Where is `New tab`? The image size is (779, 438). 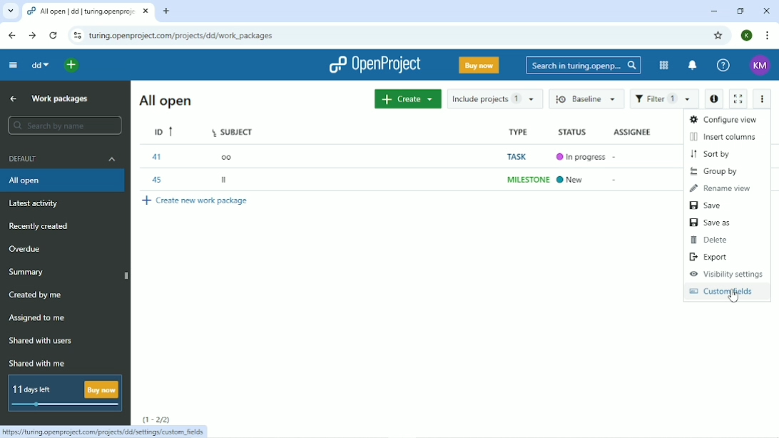
New tab is located at coordinates (168, 11).